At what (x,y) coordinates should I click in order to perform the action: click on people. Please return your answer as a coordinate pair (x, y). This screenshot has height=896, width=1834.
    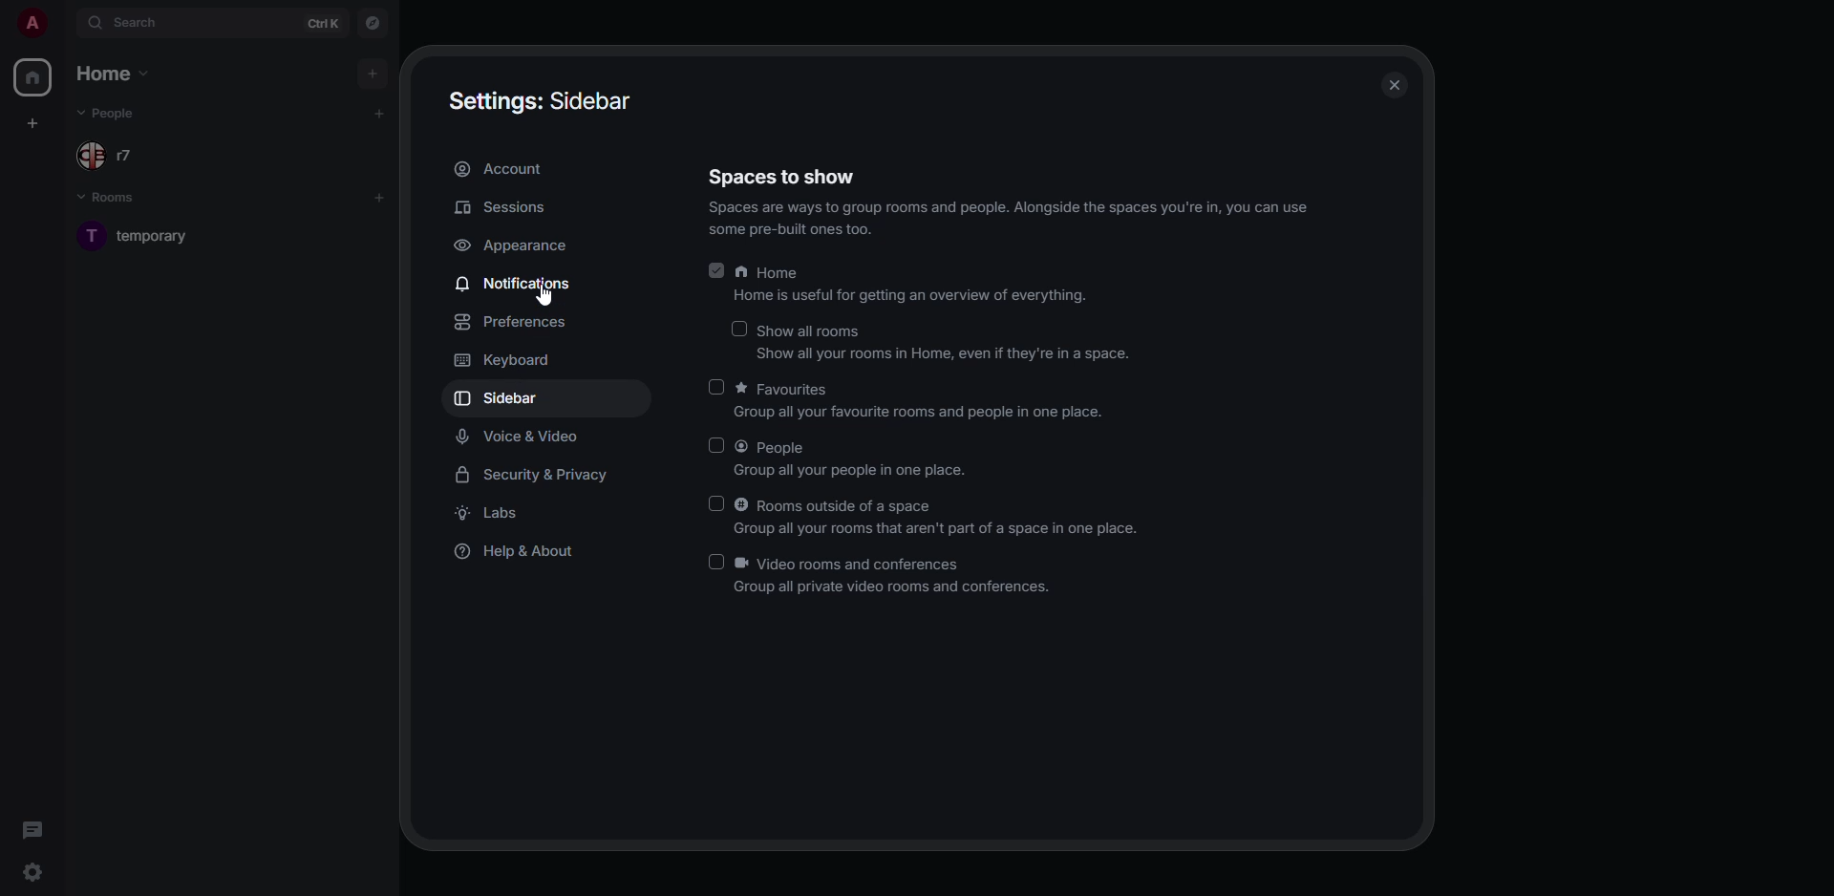
    Looking at the image, I should click on (856, 460).